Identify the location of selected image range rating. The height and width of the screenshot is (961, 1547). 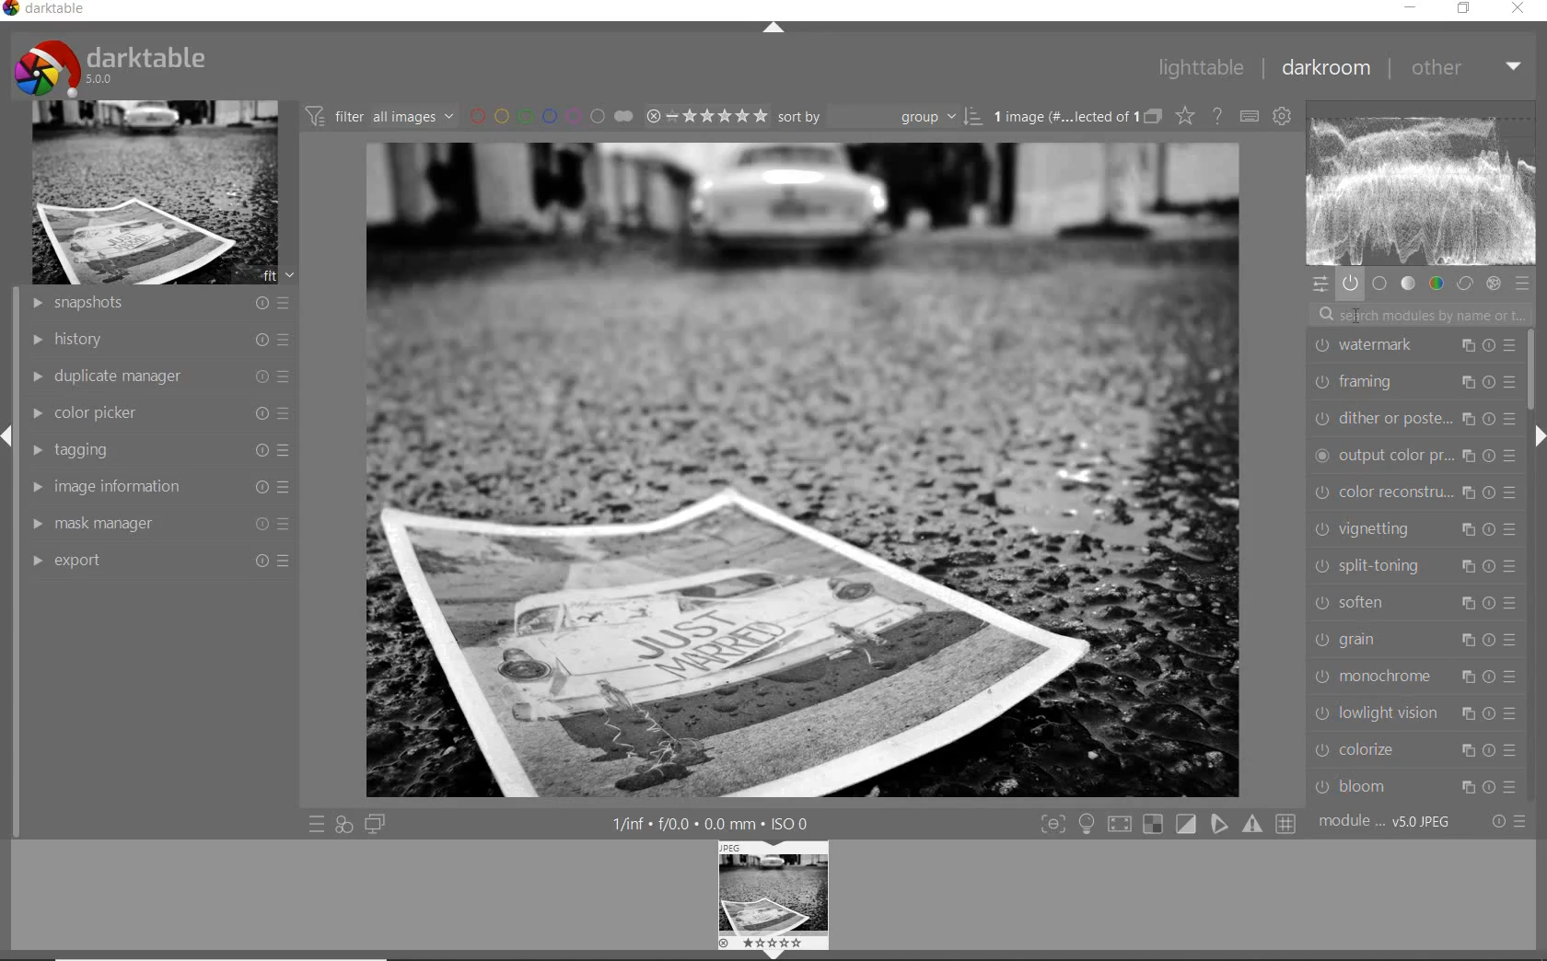
(704, 116).